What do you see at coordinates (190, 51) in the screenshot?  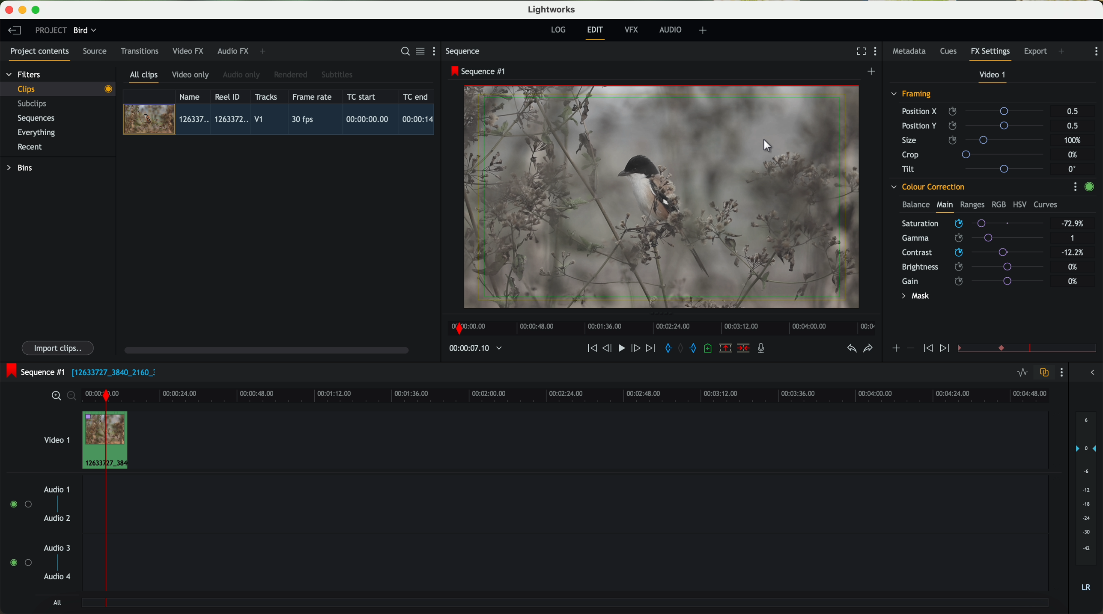 I see `video FX` at bounding box center [190, 51].